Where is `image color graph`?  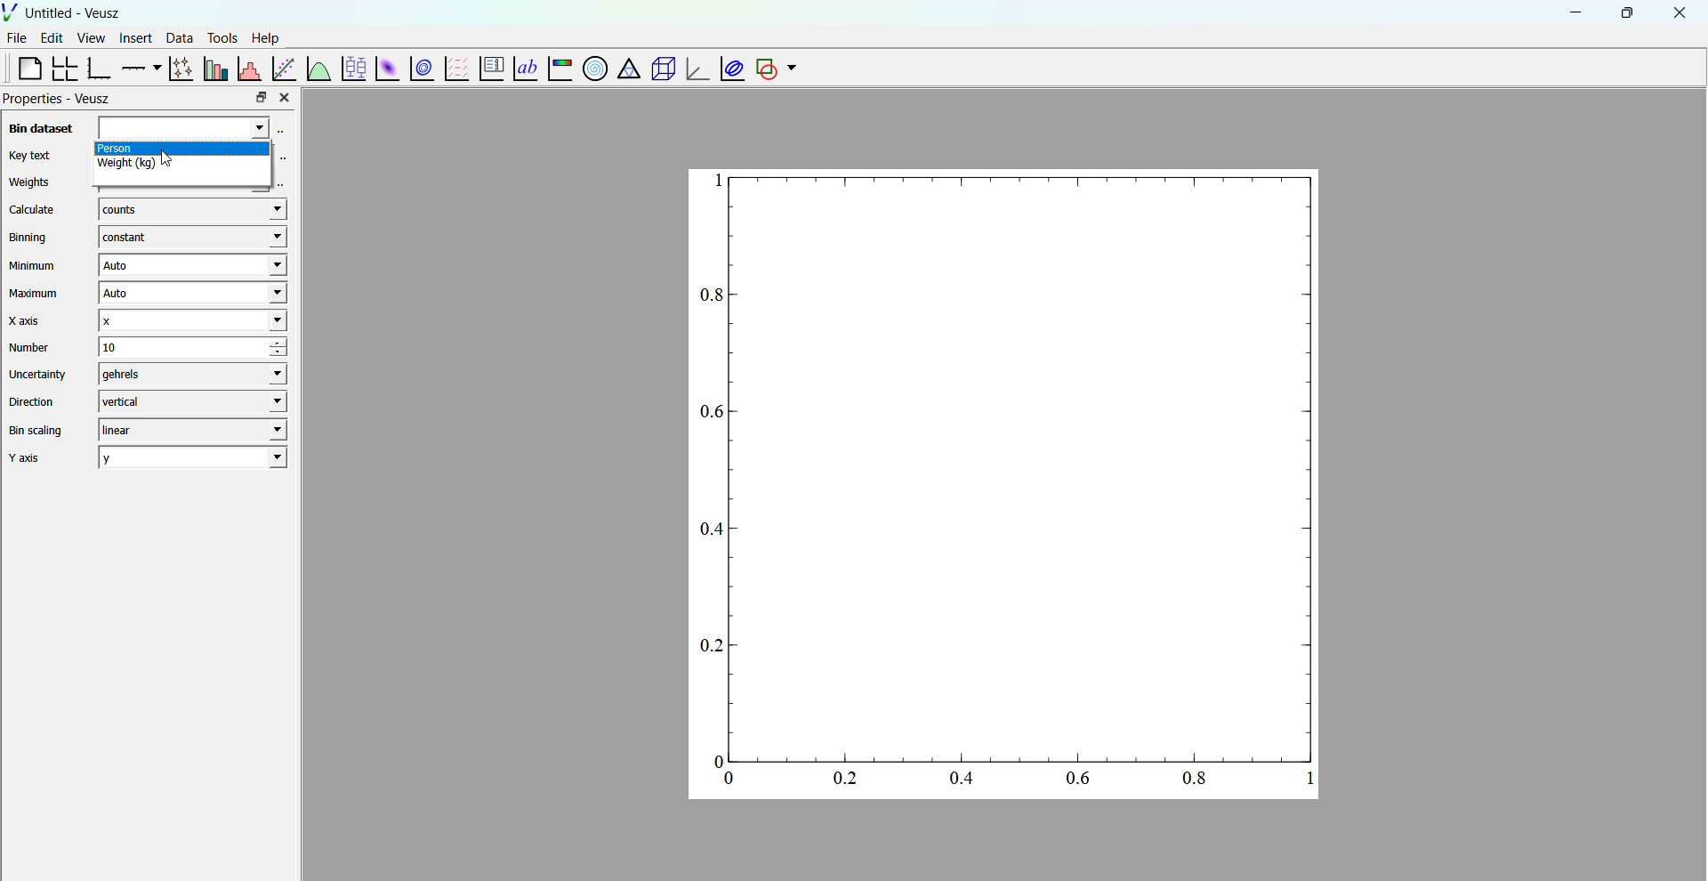
image color graph is located at coordinates (559, 70).